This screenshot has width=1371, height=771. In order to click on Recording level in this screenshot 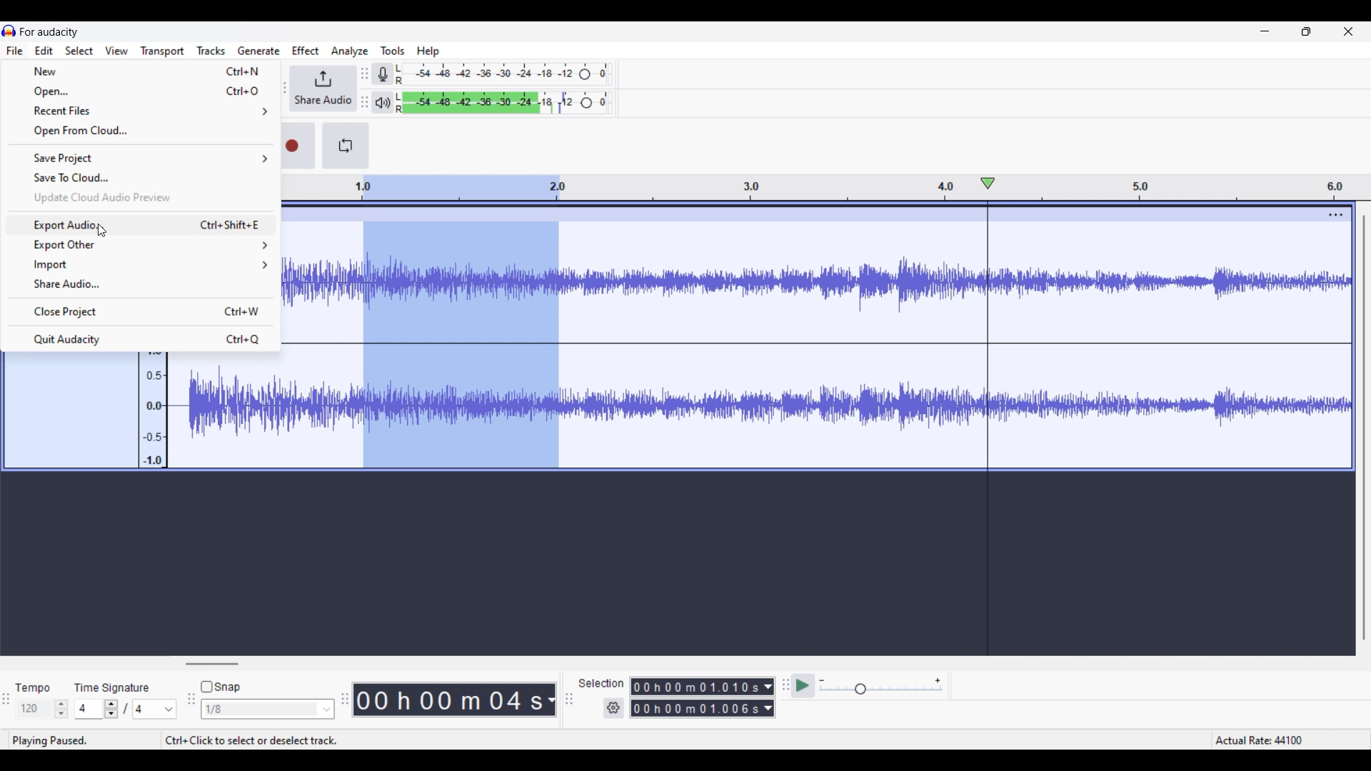, I will do `click(503, 74)`.